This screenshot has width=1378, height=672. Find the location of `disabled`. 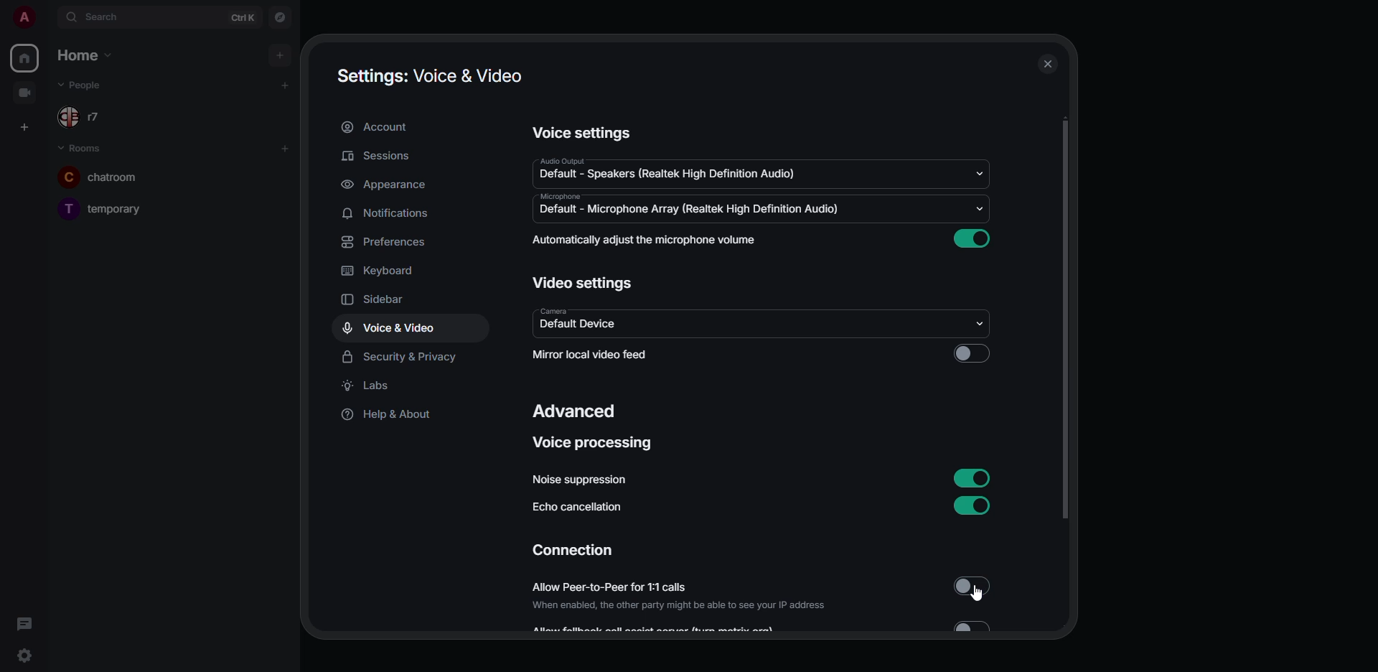

disabled is located at coordinates (970, 584).